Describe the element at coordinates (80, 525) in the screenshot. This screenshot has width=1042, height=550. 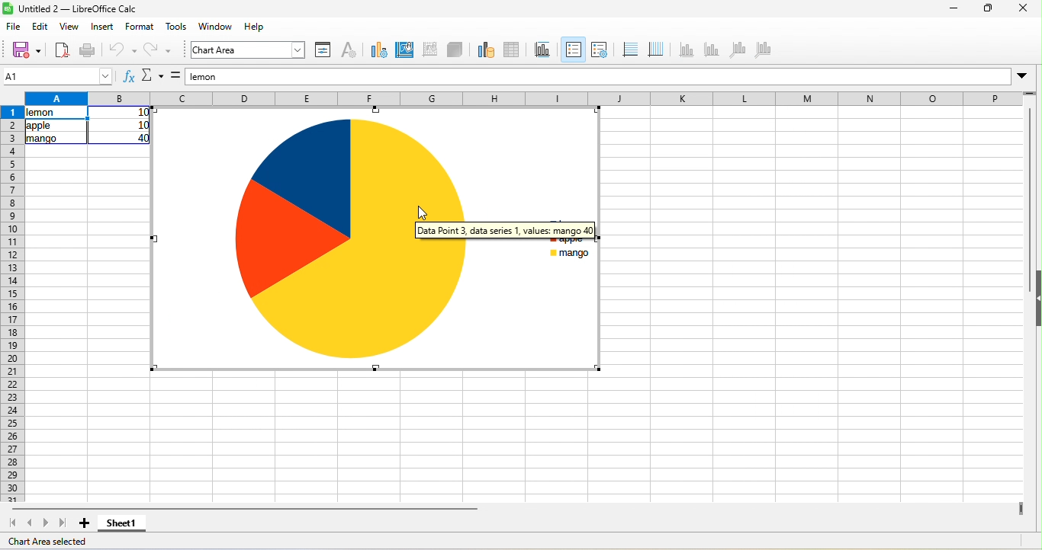
I see `add sheet` at that location.